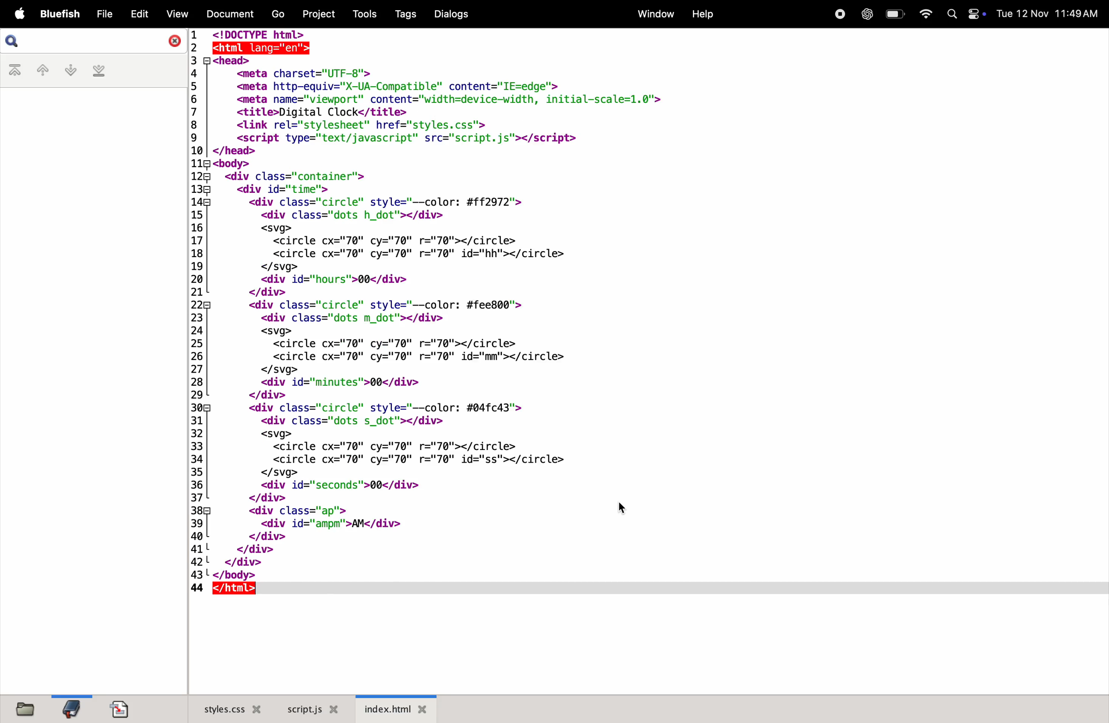  I want to click on apple menu, so click(16, 14).